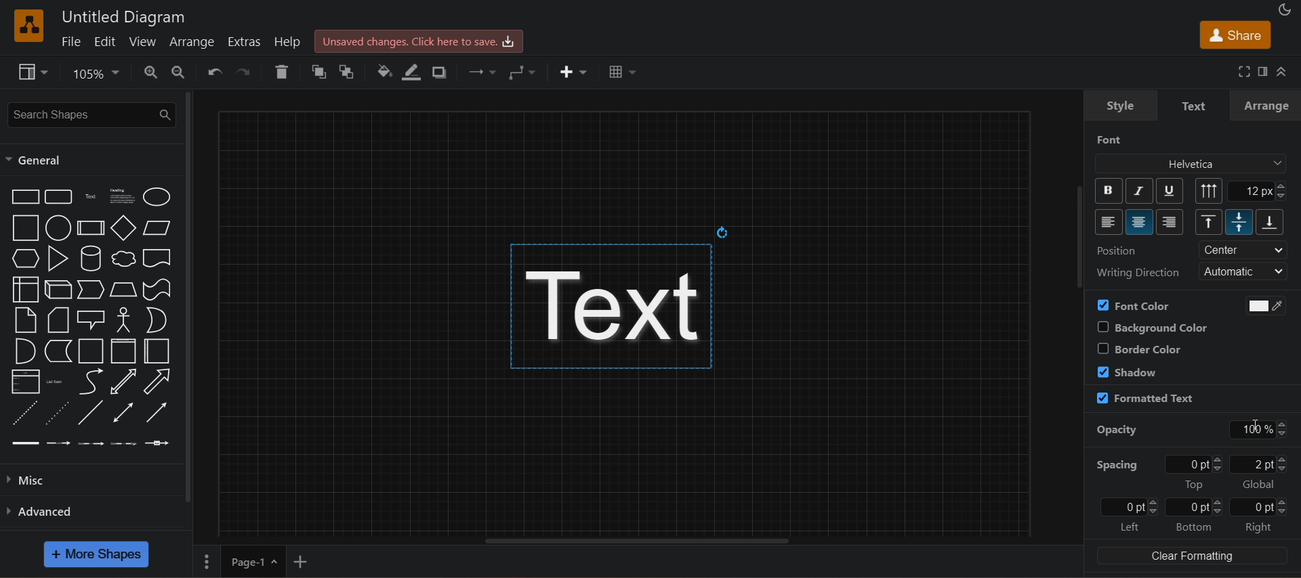 This screenshot has width=1301, height=578. I want to click on hexagon, so click(24, 258).